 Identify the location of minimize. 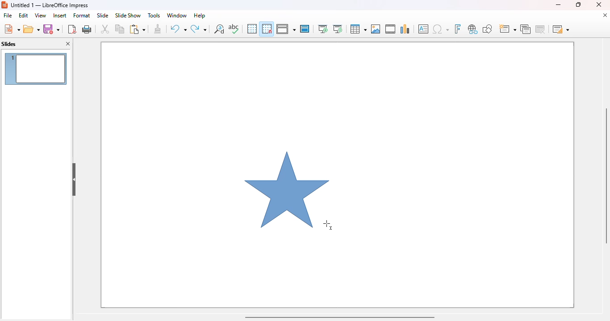
(558, 4).